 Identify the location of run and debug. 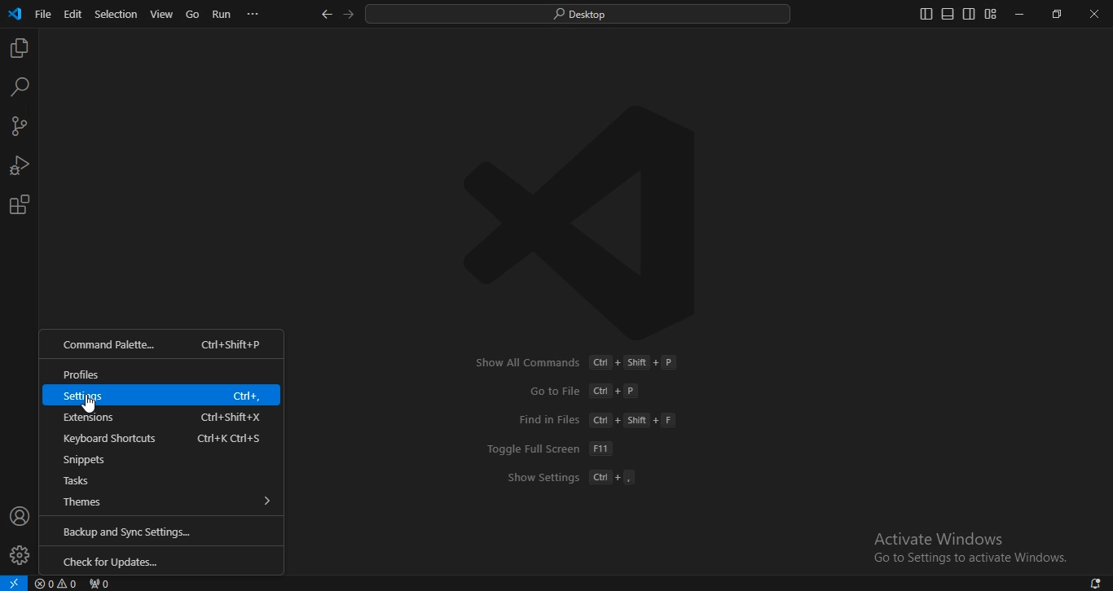
(19, 167).